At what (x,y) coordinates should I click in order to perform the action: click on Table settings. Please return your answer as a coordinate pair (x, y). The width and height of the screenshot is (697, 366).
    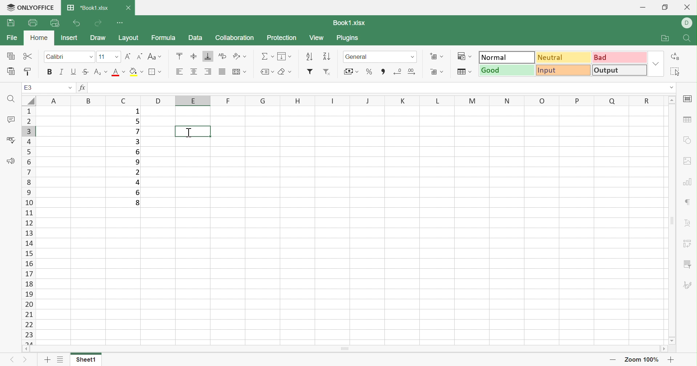
    Looking at the image, I should click on (688, 119).